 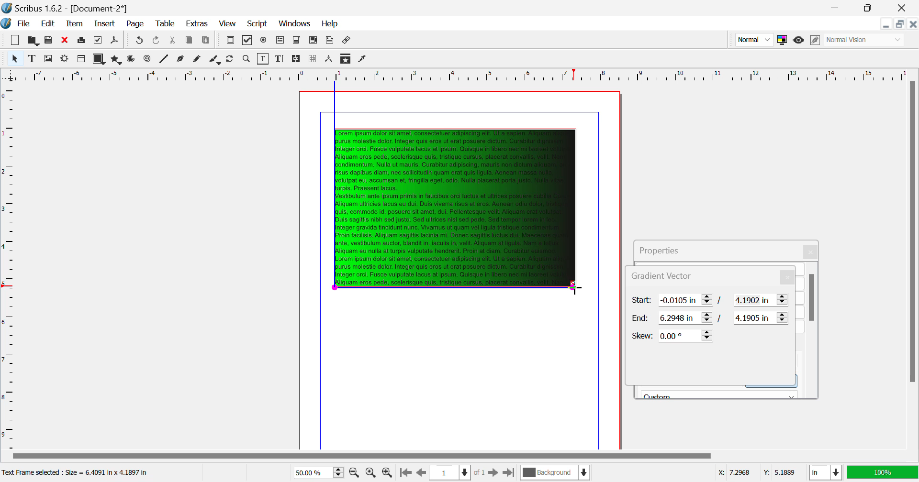 What do you see at coordinates (459, 457) in the screenshot?
I see `Scroll Bar` at bounding box center [459, 457].